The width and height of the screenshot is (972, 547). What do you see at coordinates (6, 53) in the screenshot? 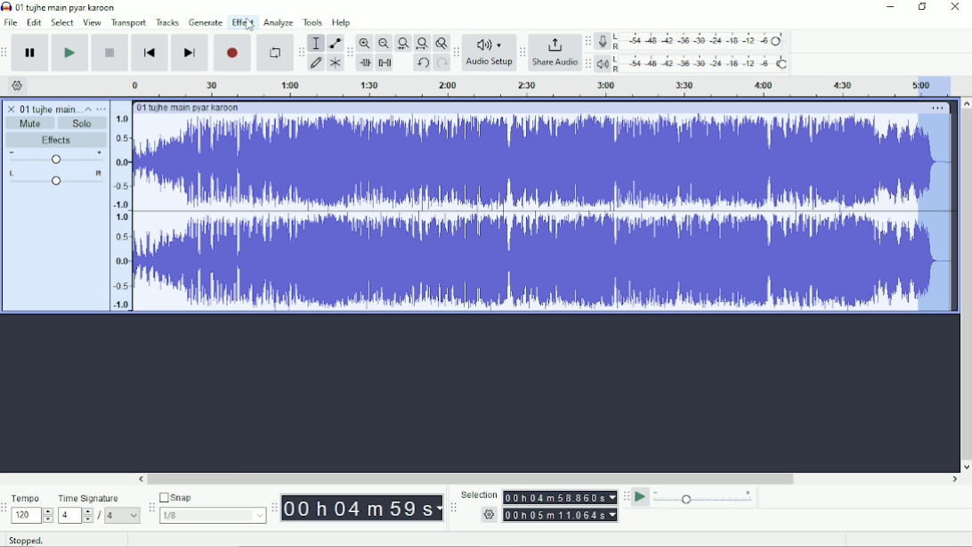
I see `Audacity transport toolbar` at bounding box center [6, 53].